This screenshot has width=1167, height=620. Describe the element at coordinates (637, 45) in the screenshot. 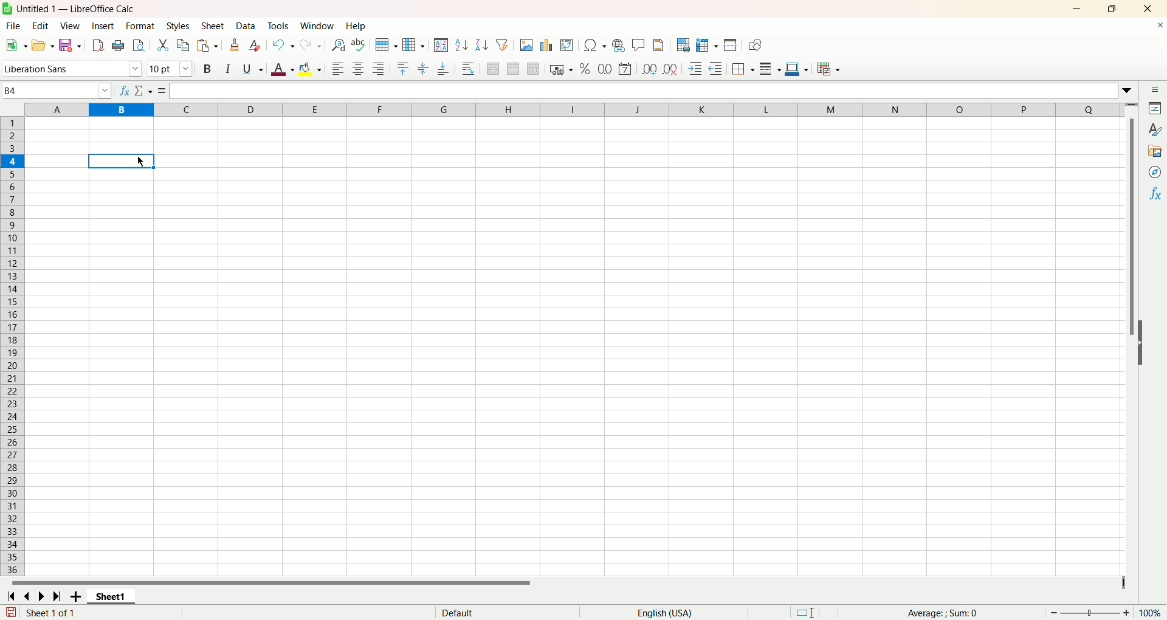

I see `insert comment` at that location.